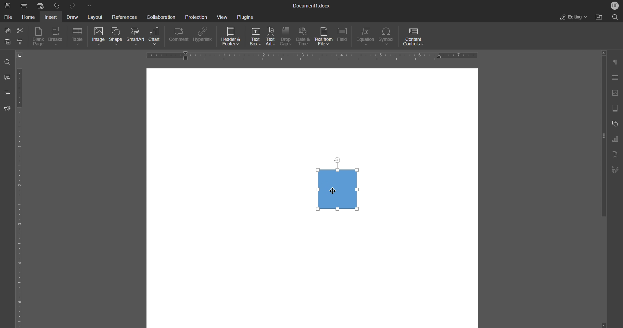 The width and height of the screenshot is (623, 328). What do you see at coordinates (604, 52) in the screenshot?
I see `Scroll up` at bounding box center [604, 52].